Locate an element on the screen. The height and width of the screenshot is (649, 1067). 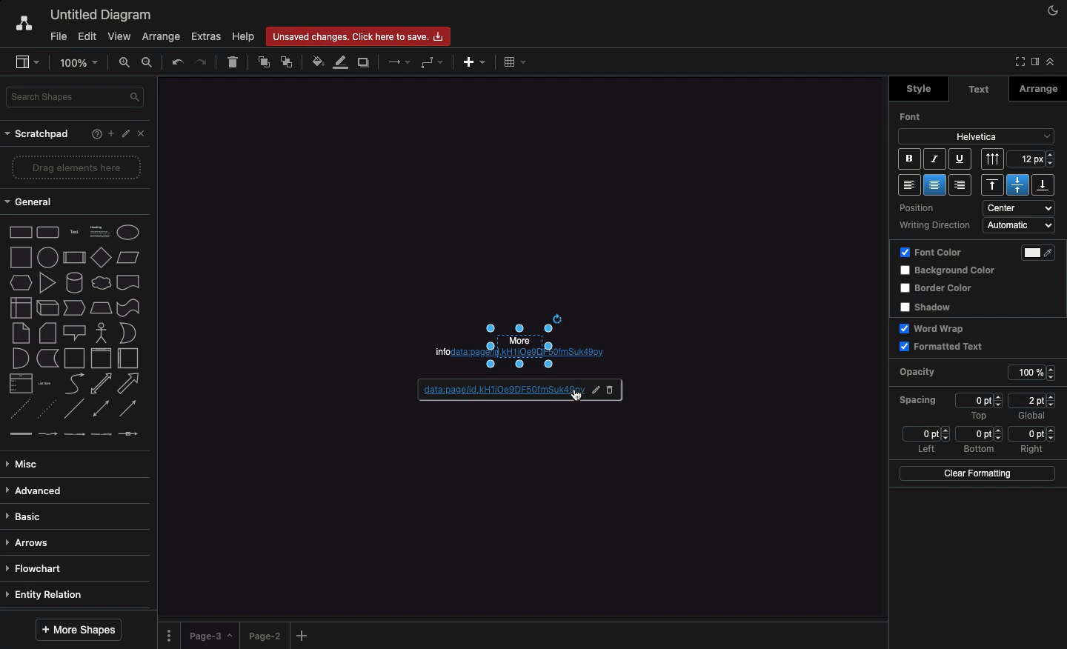
Page 3 is located at coordinates (209, 636).